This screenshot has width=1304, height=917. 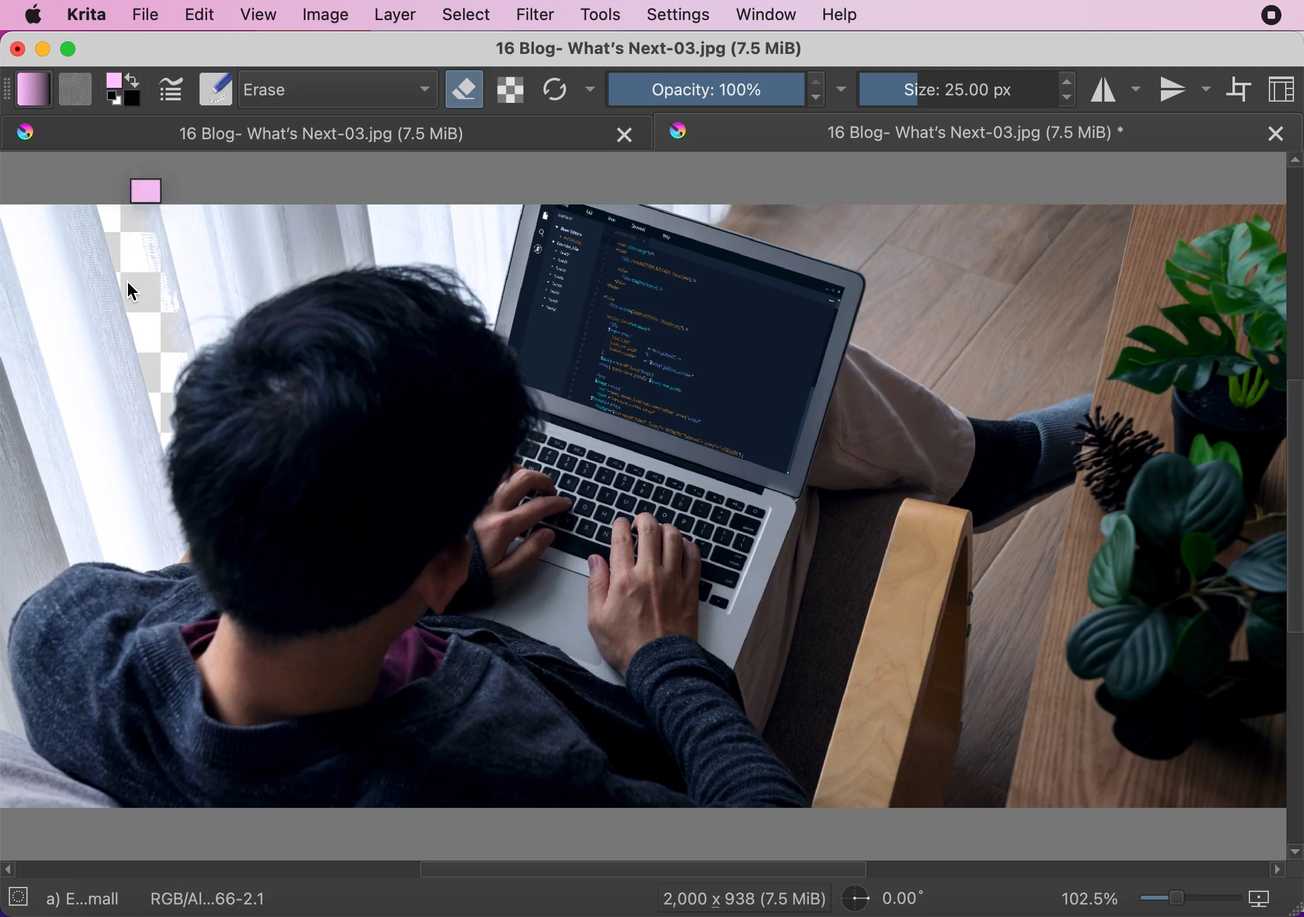 I want to click on 16 Blog- What's Next-03.jpg (7.5 MiB), so click(x=954, y=132).